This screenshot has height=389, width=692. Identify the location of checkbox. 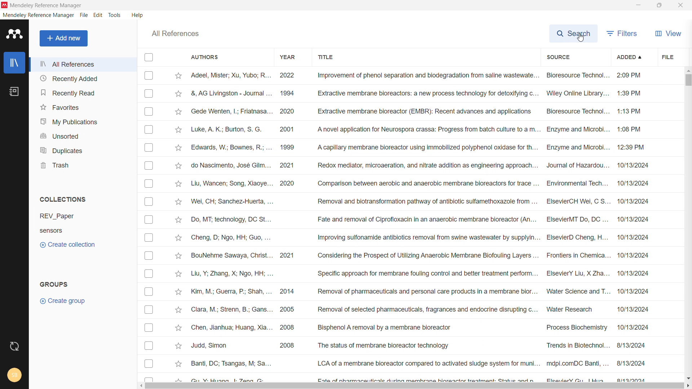
(149, 57).